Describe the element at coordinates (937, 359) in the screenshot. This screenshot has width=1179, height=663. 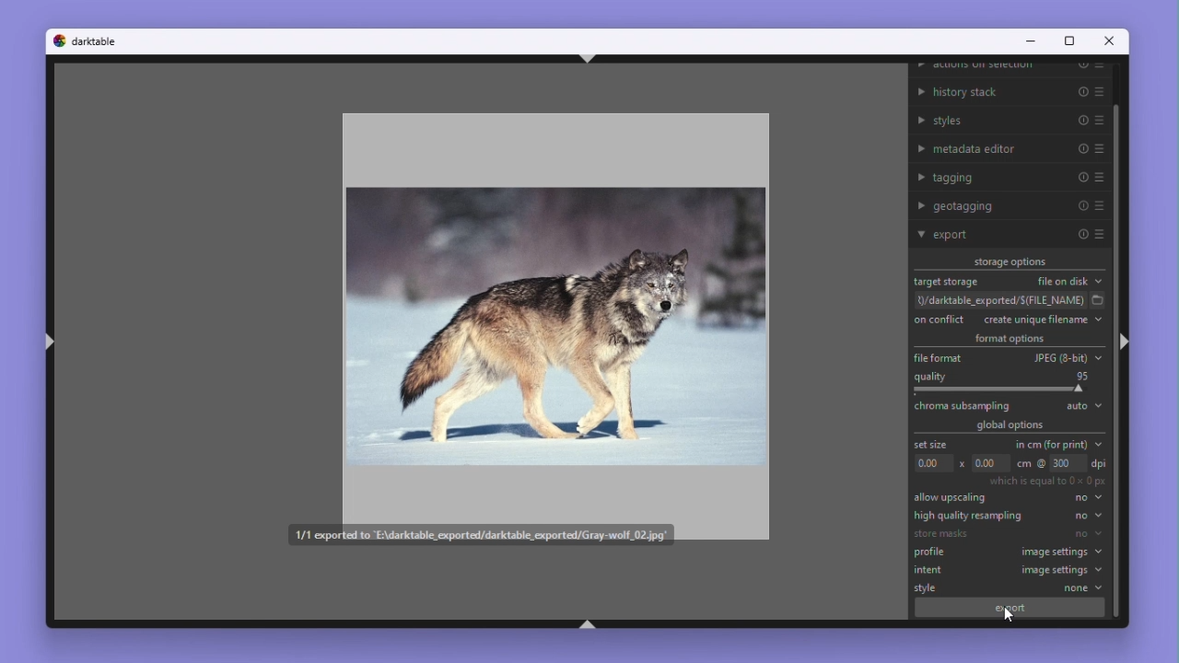
I see `File format` at that location.